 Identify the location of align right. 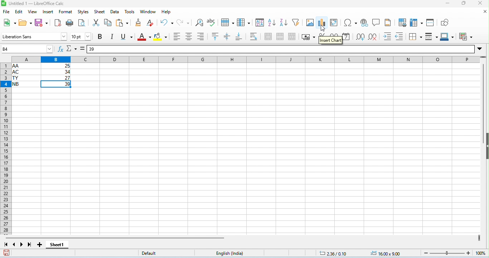
(201, 37).